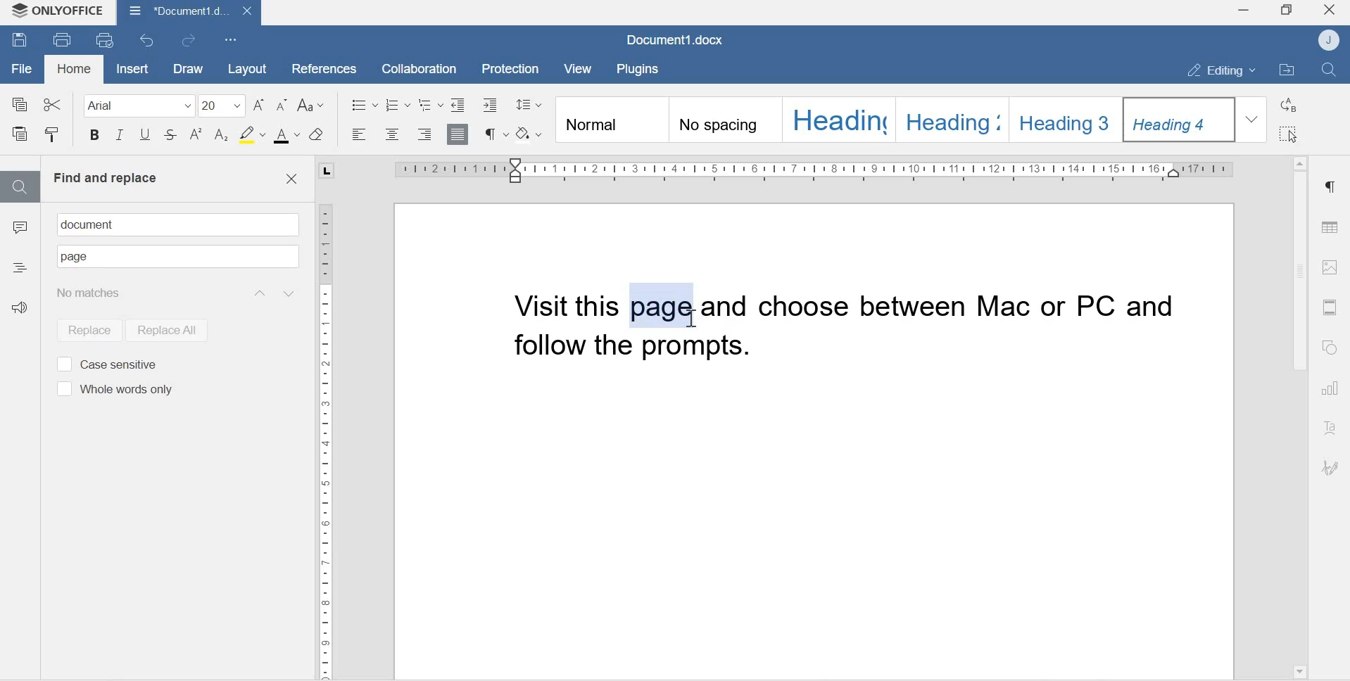 The height and width of the screenshot is (681, 1350). What do you see at coordinates (134, 105) in the screenshot?
I see `Font` at bounding box center [134, 105].